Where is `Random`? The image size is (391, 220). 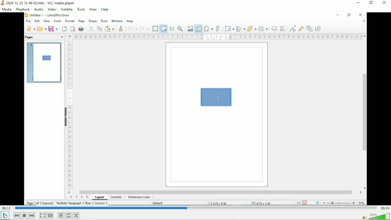 Random is located at coordinates (76, 215).